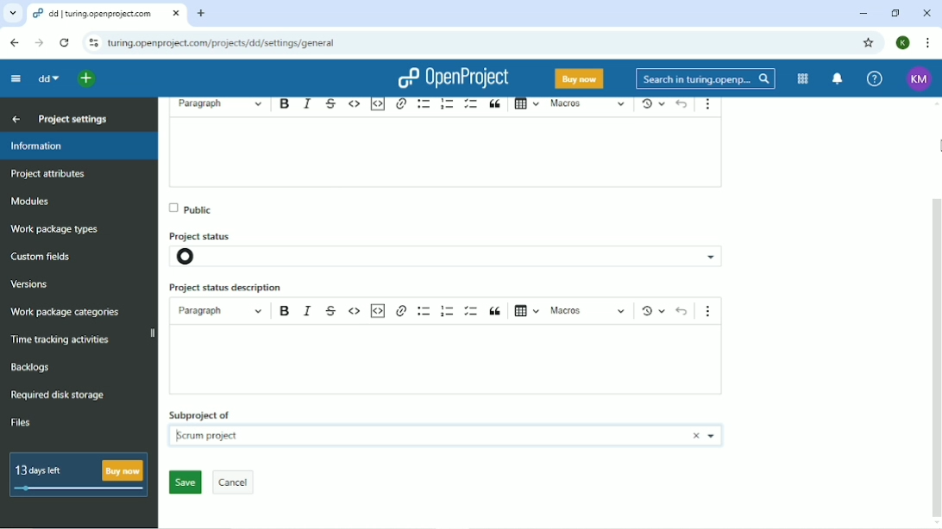 Image resolution: width=942 pixels, height=529 pixels. I want to click on Public, so click(192, 208).